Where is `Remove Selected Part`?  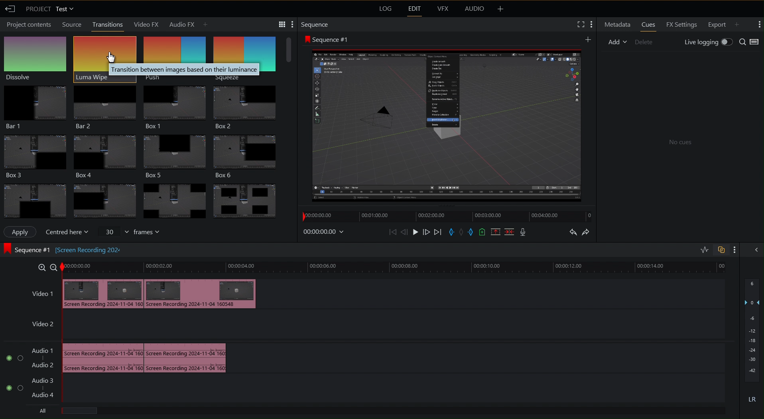 Remove Selected Part is located at coordinates (496, 232).